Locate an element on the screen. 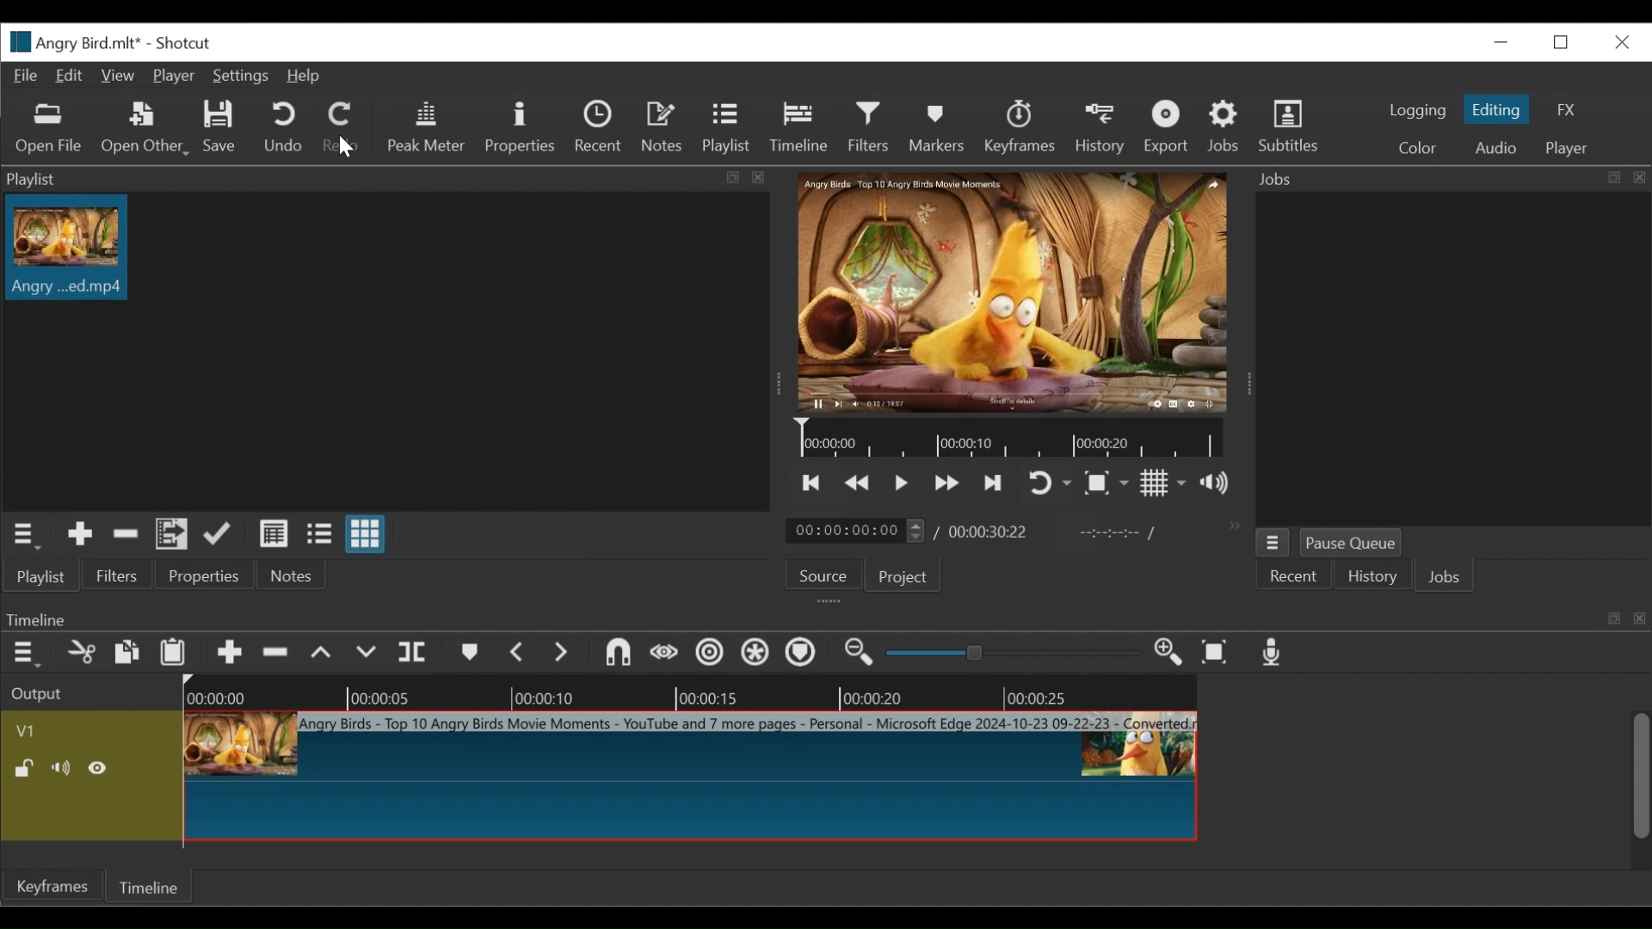 The image size is (1652, 929). Shotcut is located at coordinates (178, 44).